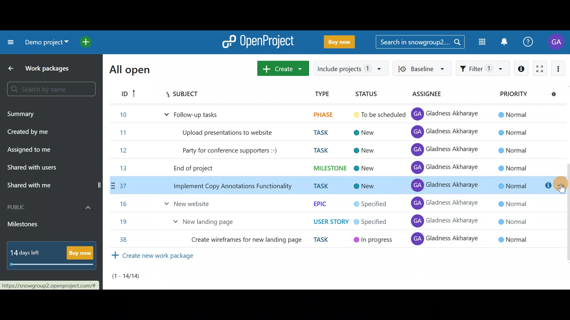 The width and height of the screenshot is (570, 320). What do you see at coordinates (283, 68) in the screenshot?
I see `Create new work package` at bounding box center [283, 68].